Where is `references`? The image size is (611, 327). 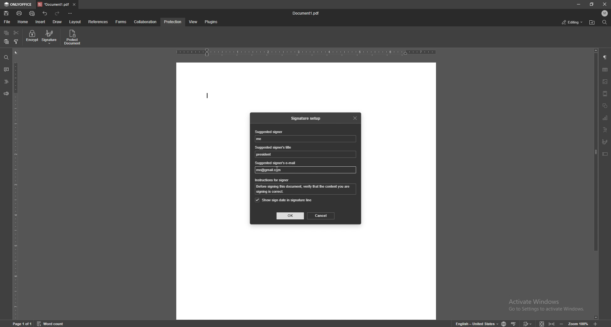
references is located at coordinates (99, 22).